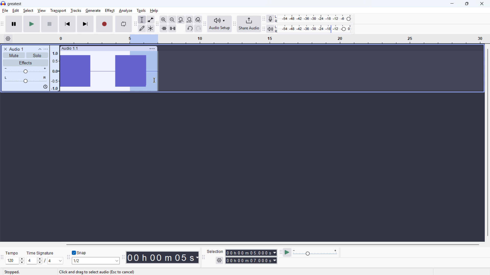 The height and width of the screenshot is (275, 490). I want to click on Horizontal scroll bar , so click(272, 245).